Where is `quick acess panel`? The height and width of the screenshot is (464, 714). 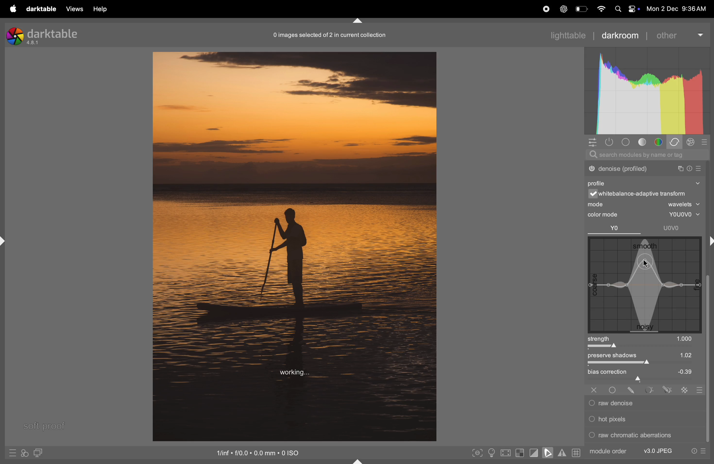
quick acess panel is located at coordinates (594, 142).